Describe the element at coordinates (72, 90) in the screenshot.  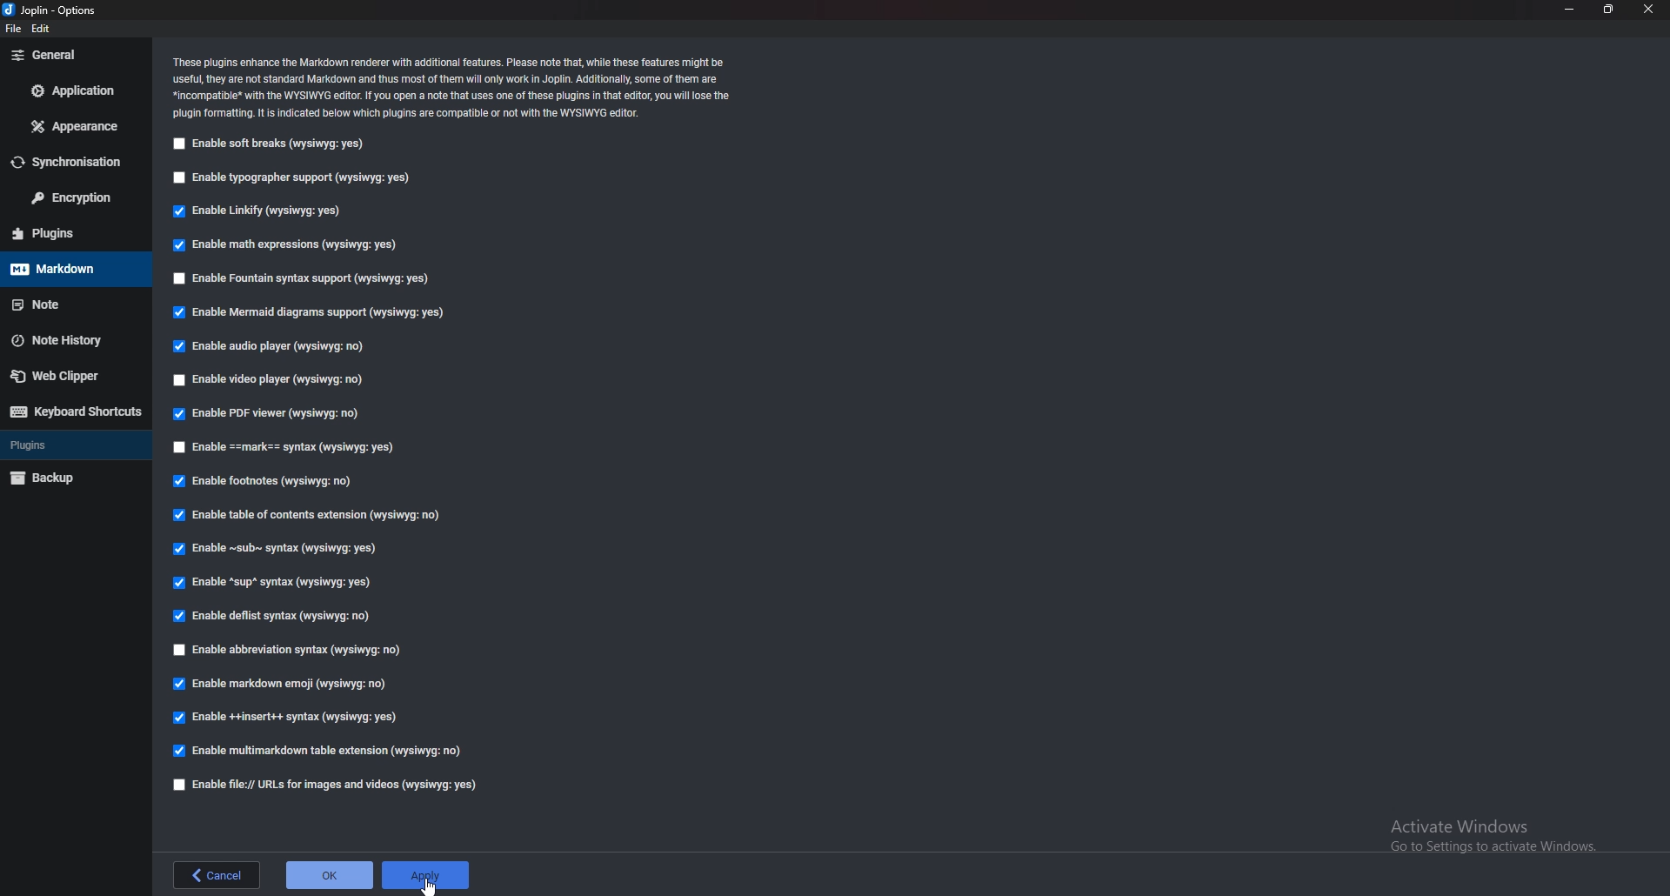
I see `Application` at that location.